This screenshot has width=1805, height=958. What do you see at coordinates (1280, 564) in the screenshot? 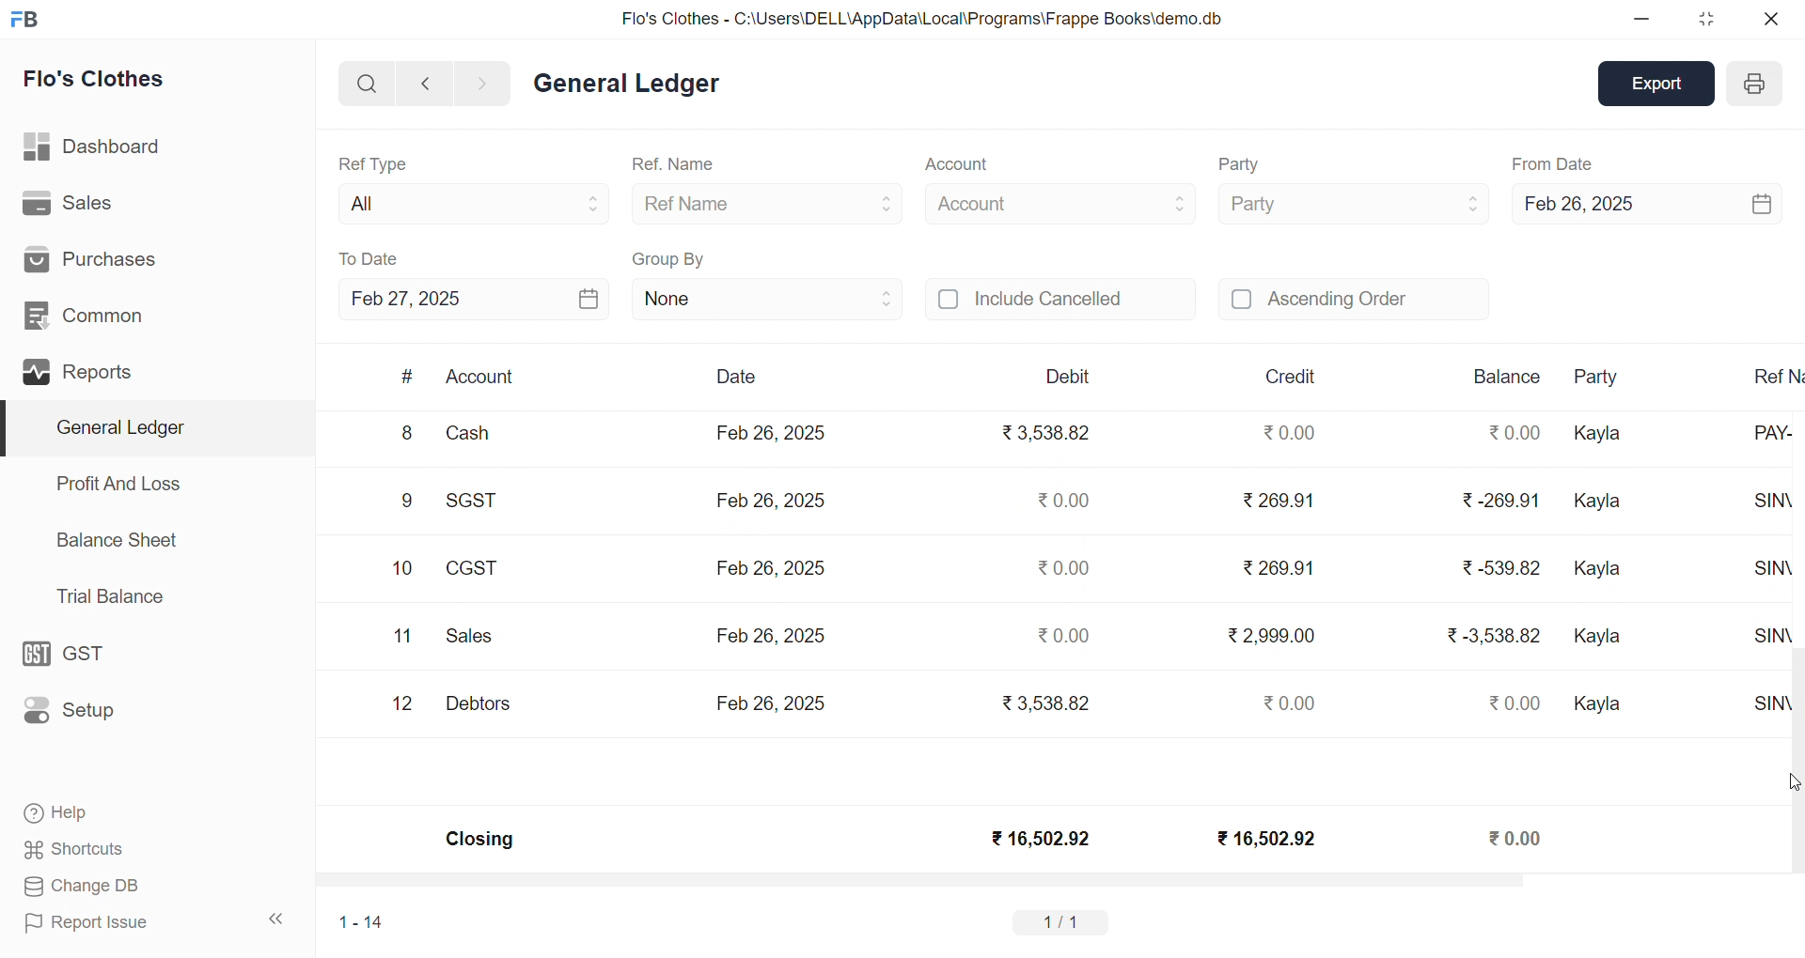
I see `₹269.91` at bounding box center [1280, 564].